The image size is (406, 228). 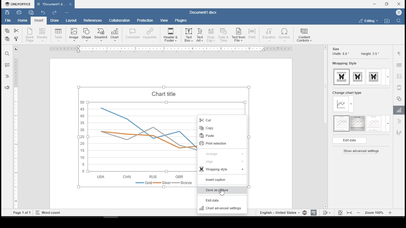 I want to click on ONLYOFFICE, so click(x=18, y=3).